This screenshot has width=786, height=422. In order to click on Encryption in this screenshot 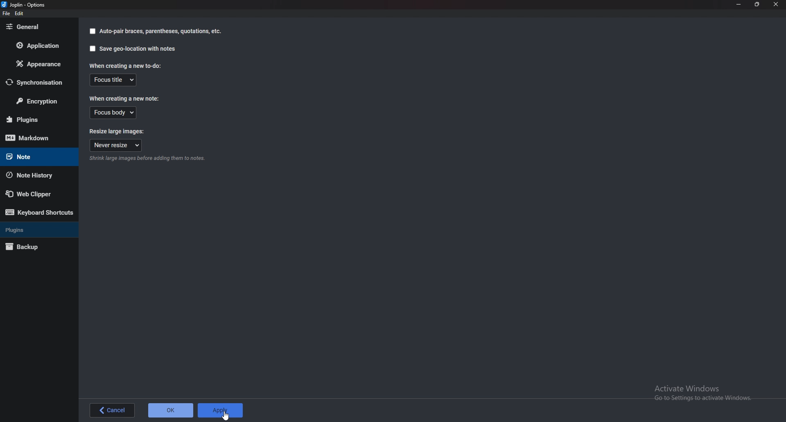, I will do `click(38, 102)`.